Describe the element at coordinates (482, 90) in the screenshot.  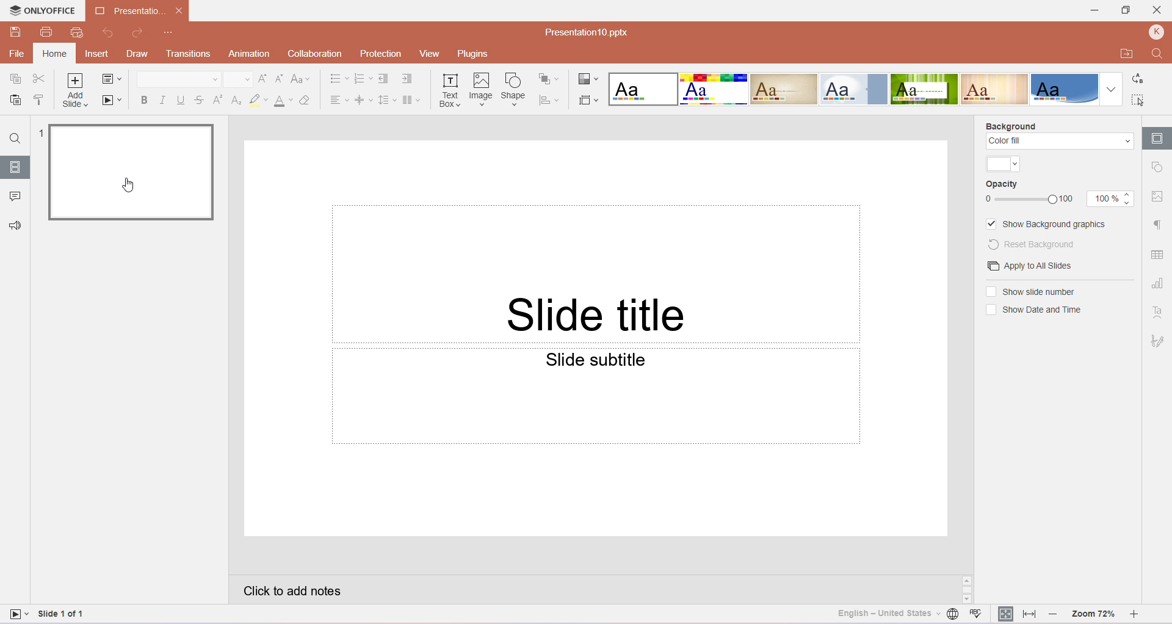
I see `Insert image` at that location.